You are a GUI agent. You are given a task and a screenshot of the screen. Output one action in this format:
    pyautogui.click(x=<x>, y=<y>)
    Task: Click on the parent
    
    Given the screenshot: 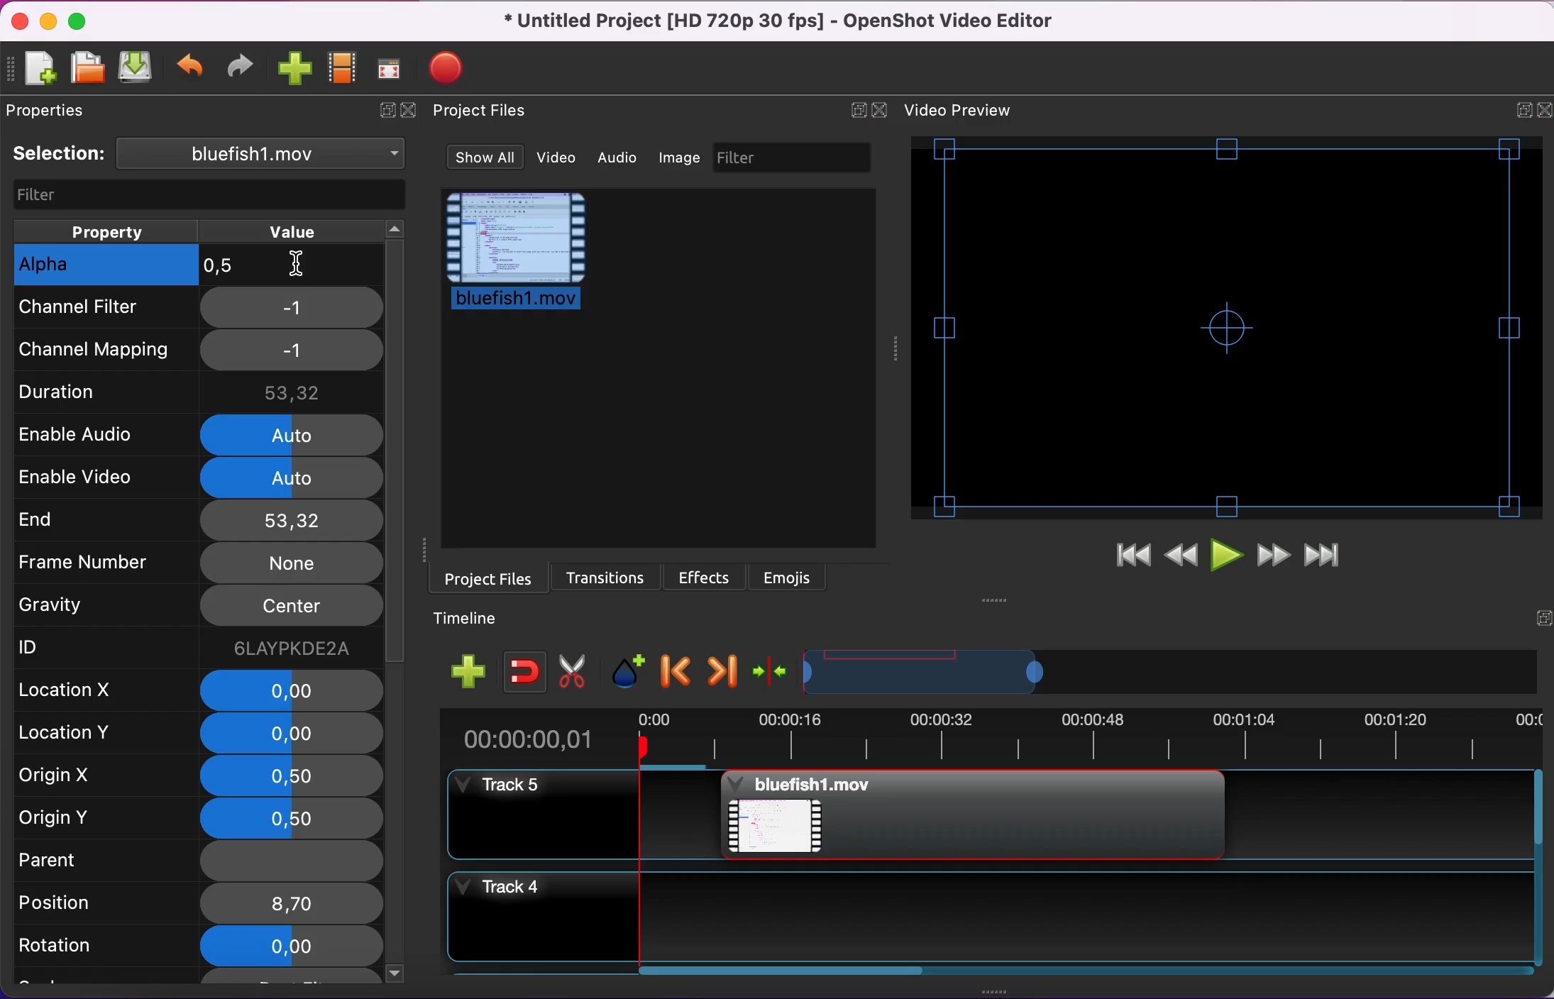 What is the action you would take?
    pyautogui.click(x=79, y=859)
    